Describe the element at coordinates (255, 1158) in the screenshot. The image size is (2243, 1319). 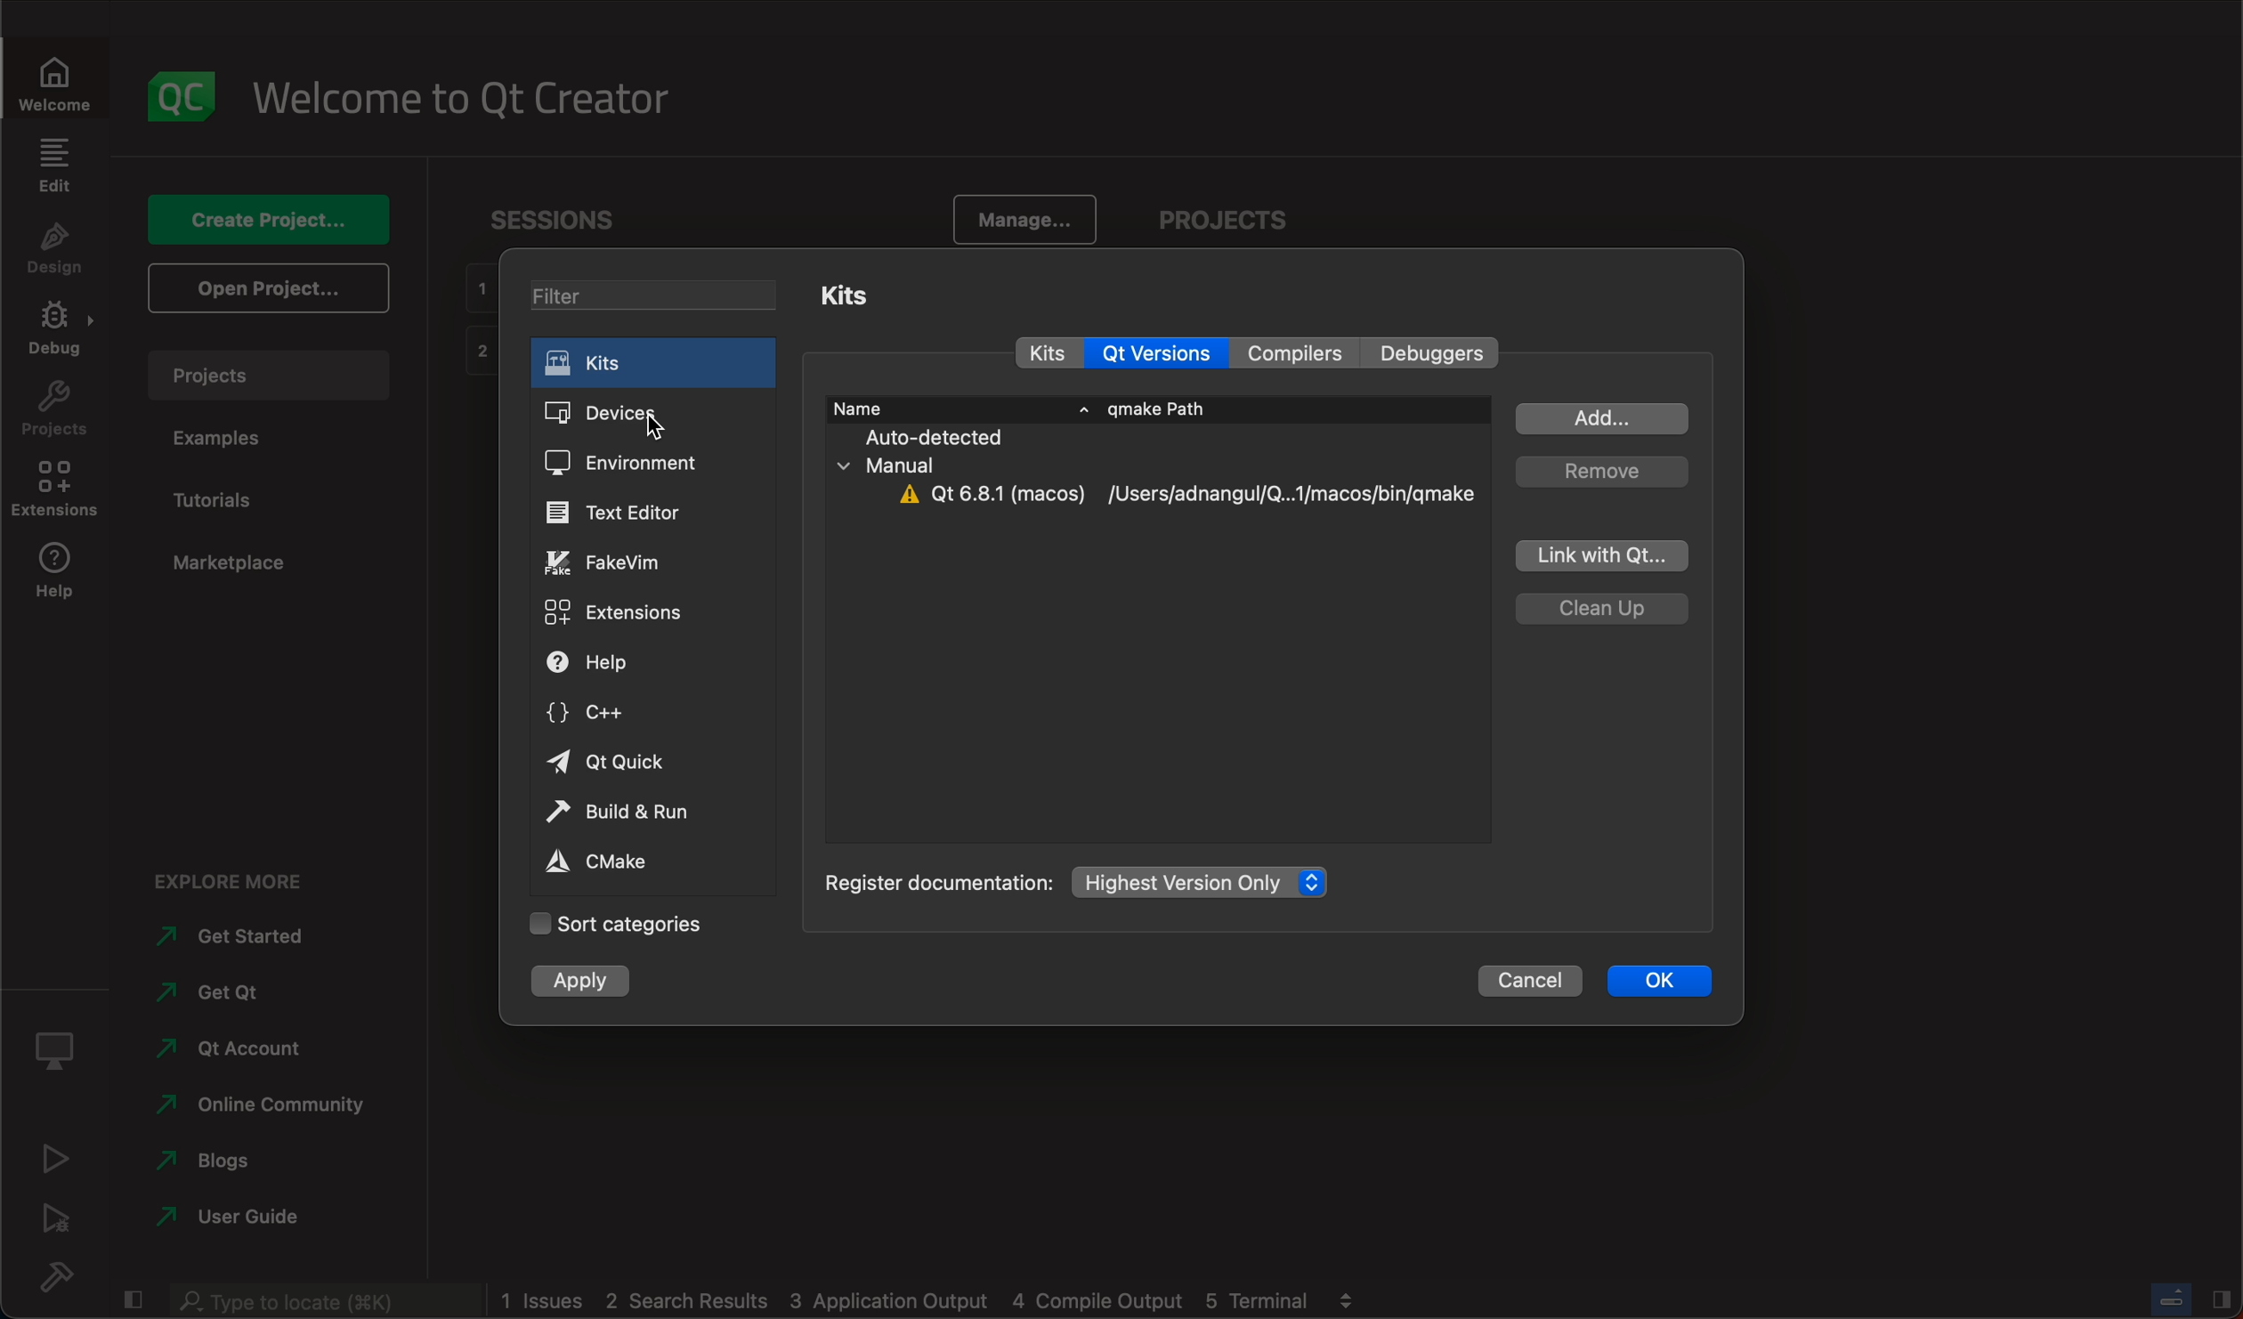
I see `blogs` at that location.